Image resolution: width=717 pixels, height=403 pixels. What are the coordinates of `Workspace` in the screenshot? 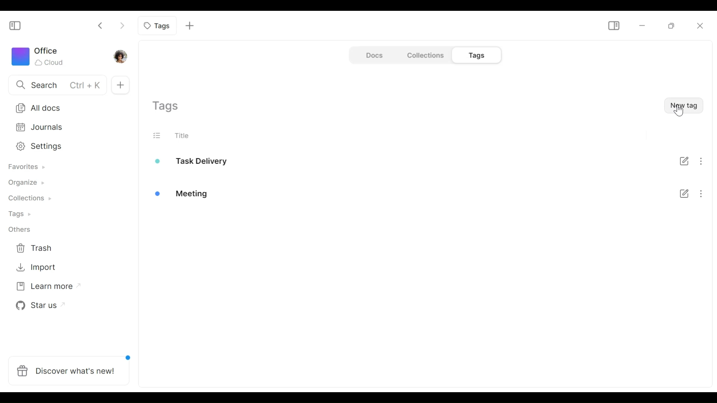 It's located at (43, 56).